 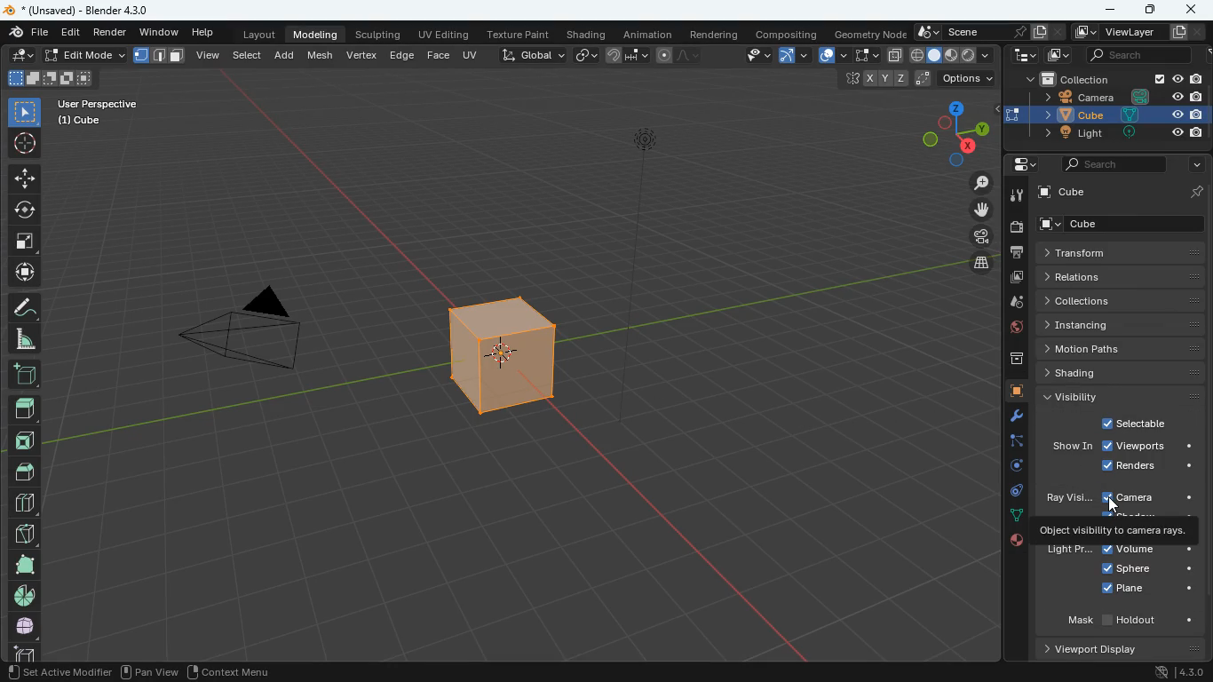 I want to click on collection, so click(x=1115, y=78).